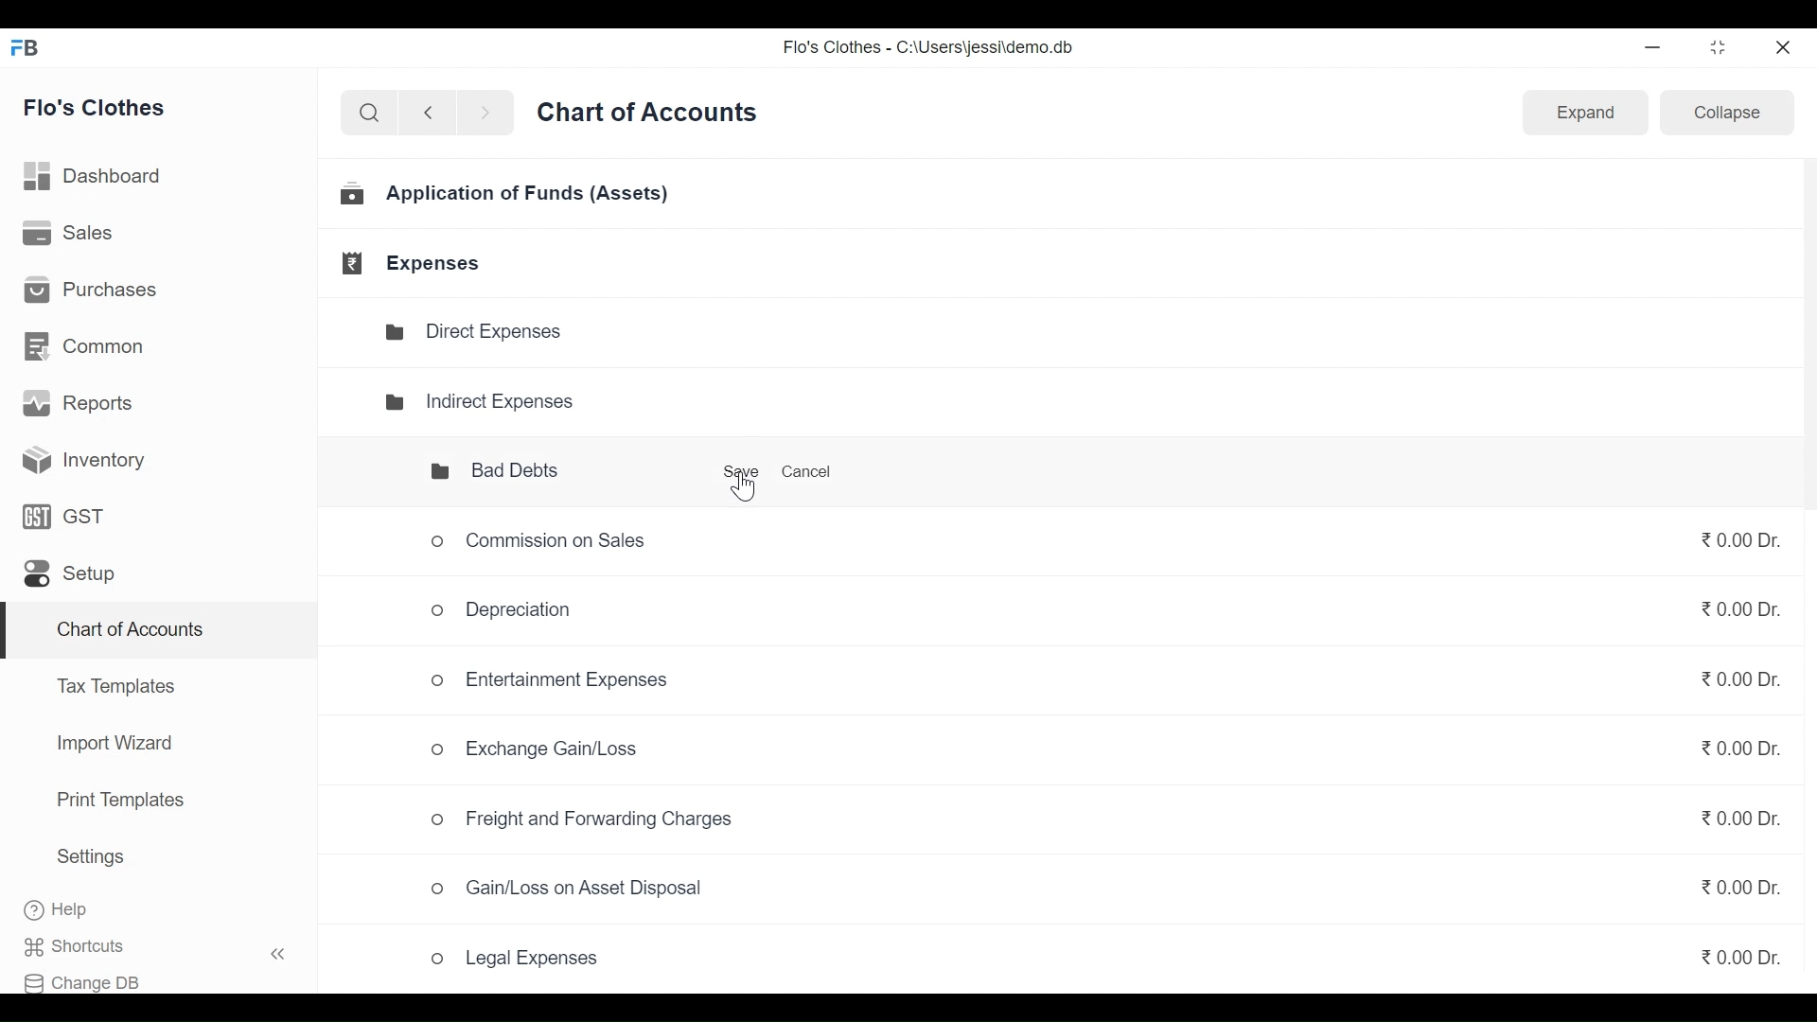  I want to click on Exchange Gain/Loss, so click(544, 749).